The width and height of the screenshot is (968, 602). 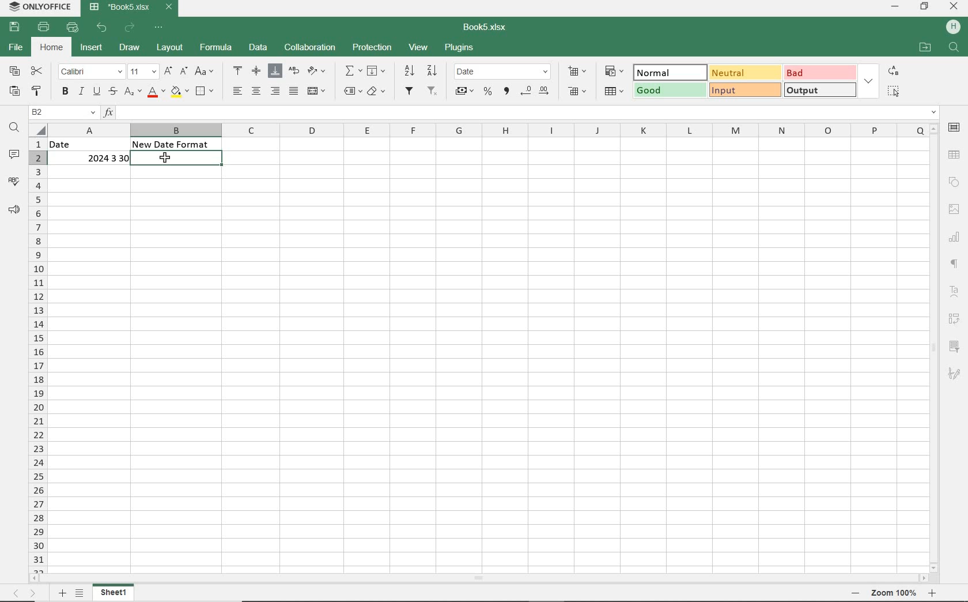 I want to click on EXPAND, so click(x=869, y=82).